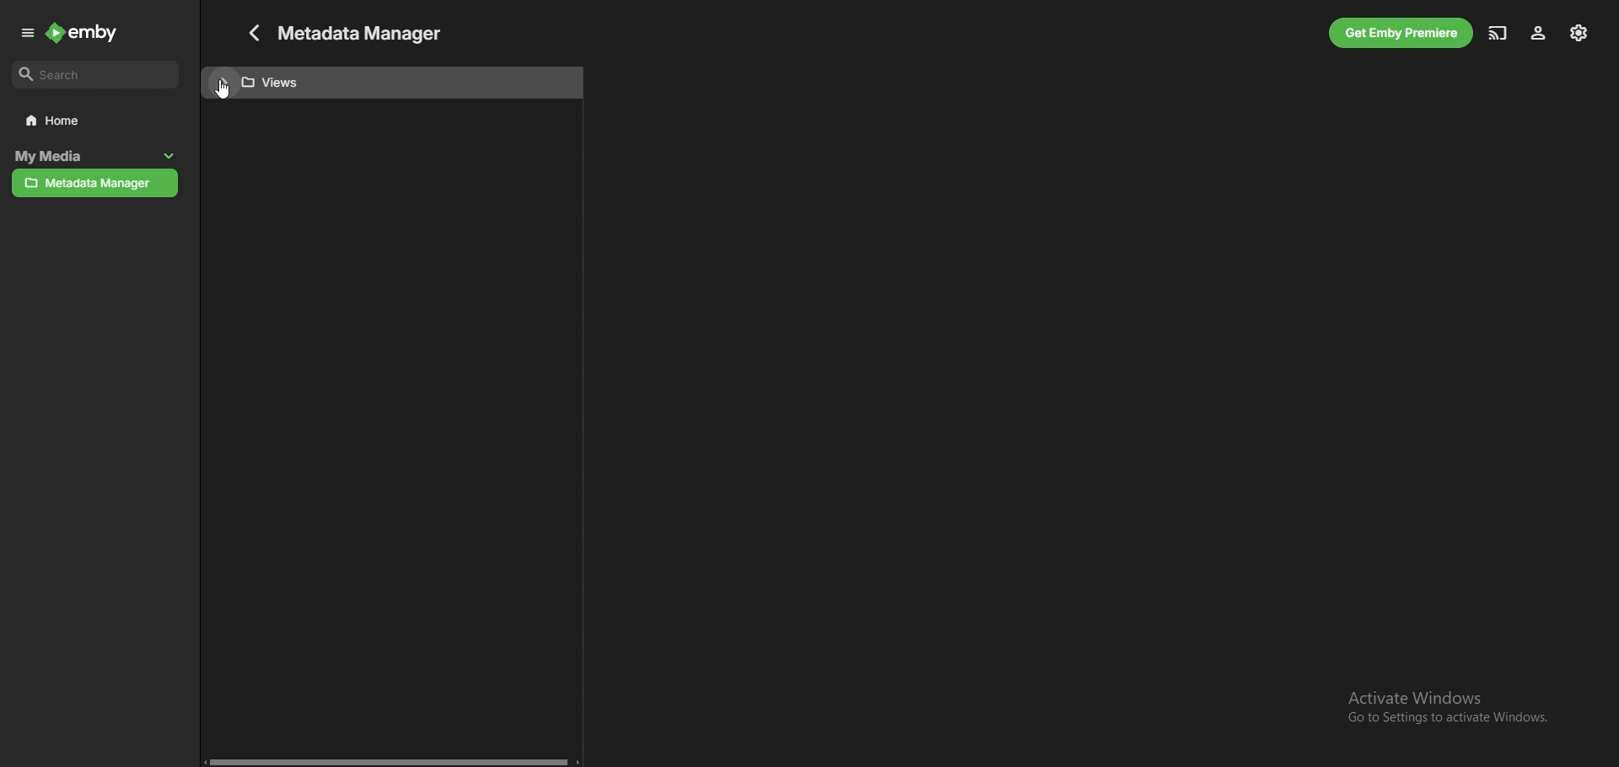 Image resolution: width=1619 pixels, height=767 pixels. What do you see at coordinates (390, 83) in the screenshot?
I see `views` at bounding box center [390, 83].